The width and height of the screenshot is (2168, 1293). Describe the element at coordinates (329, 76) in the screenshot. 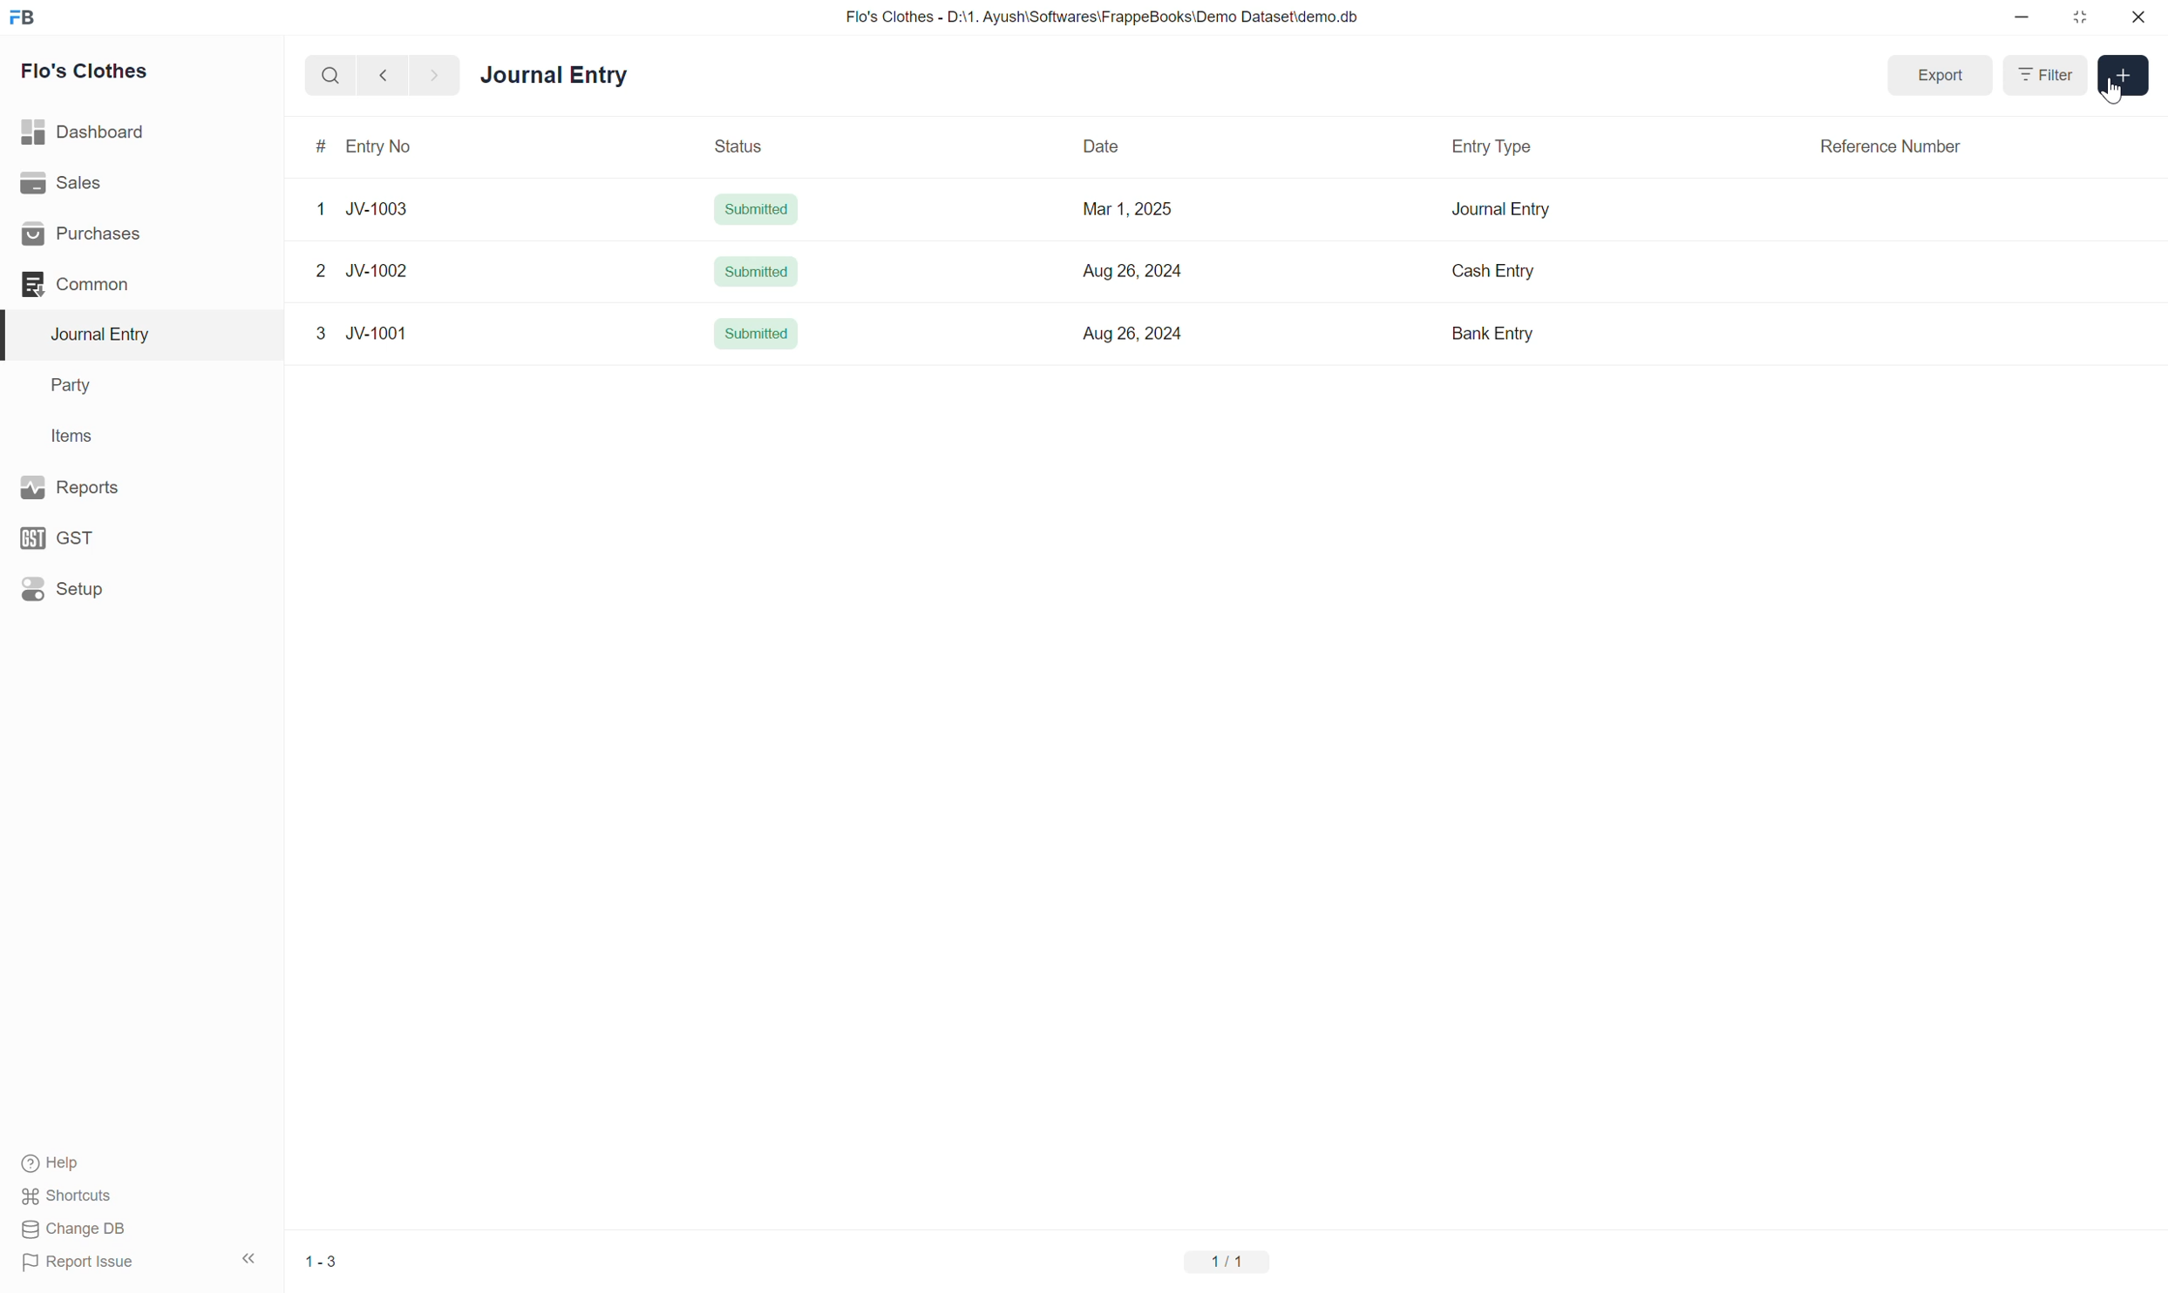

I see `search` at that location.